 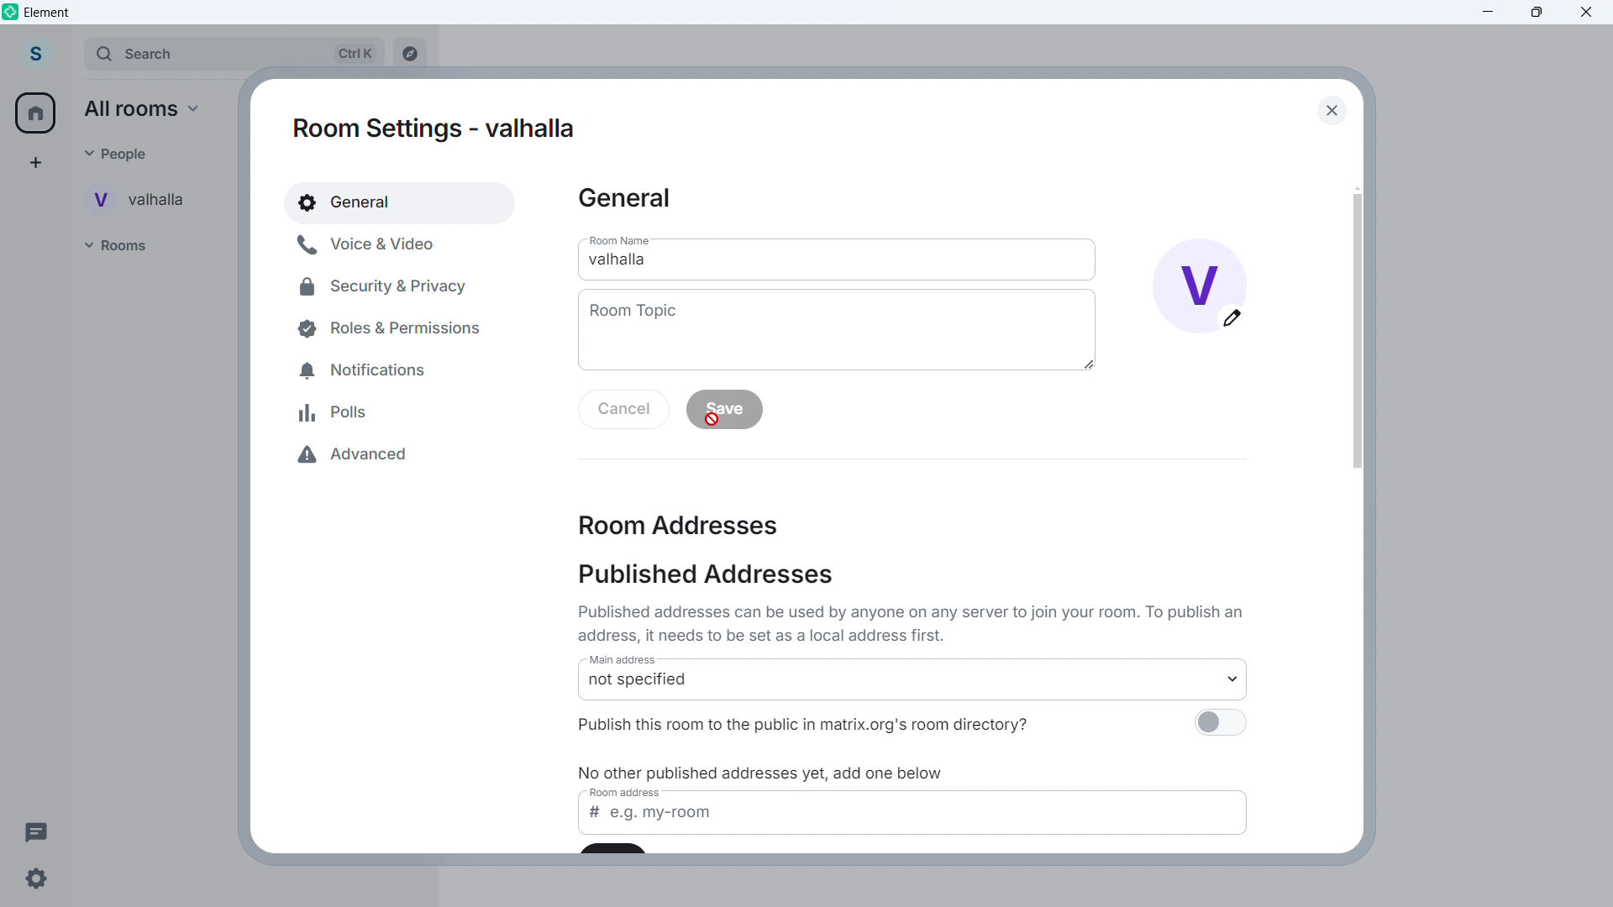 I want to click on # e.g my-room, so click(x=917, y=821).